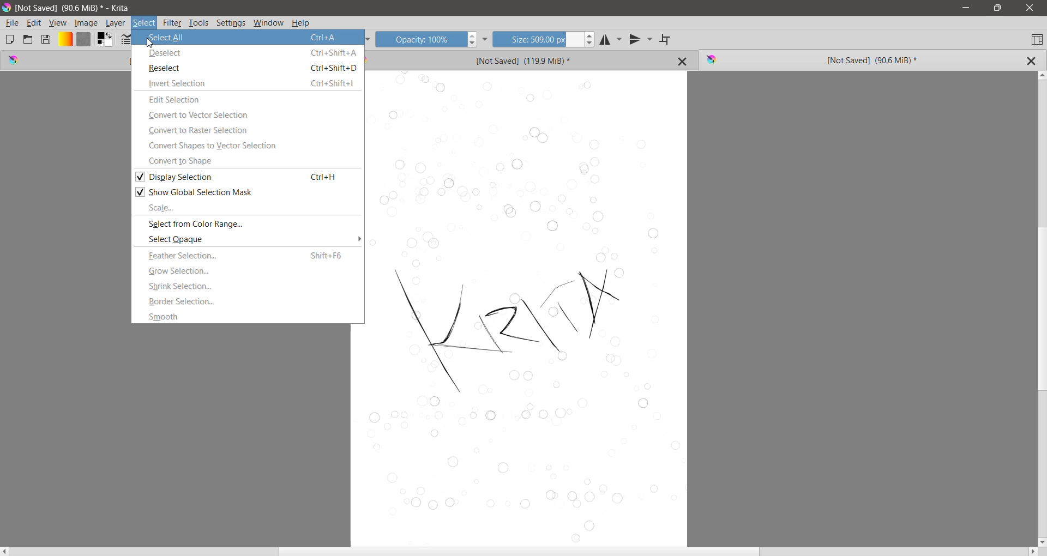 The image size is (1047, 556). I want to click on Open an Existing Document, so click(28, 39).